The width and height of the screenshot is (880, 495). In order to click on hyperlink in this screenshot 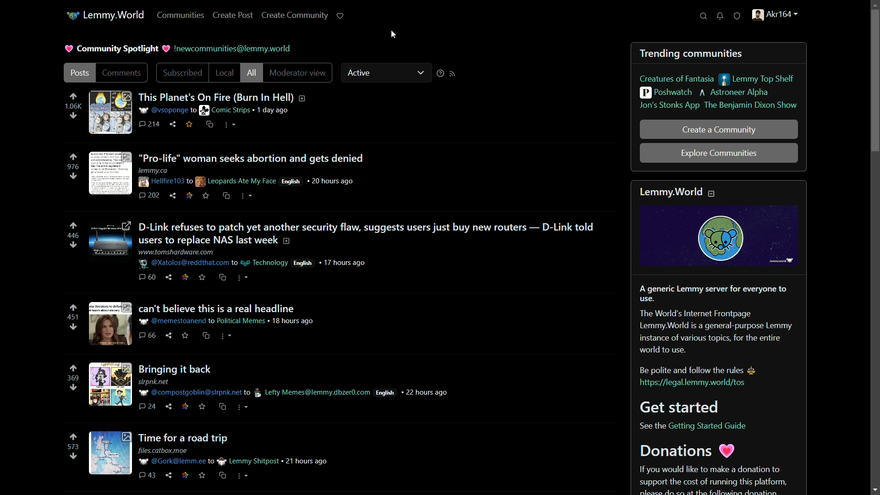, I will do `click(195, 110)`.